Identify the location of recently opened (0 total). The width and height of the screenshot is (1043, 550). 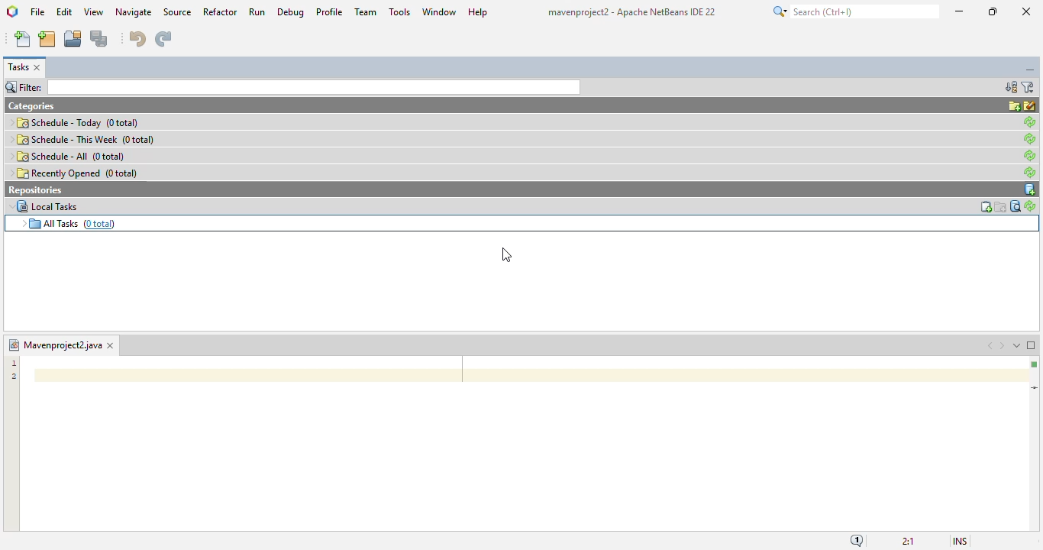
(76, 173).